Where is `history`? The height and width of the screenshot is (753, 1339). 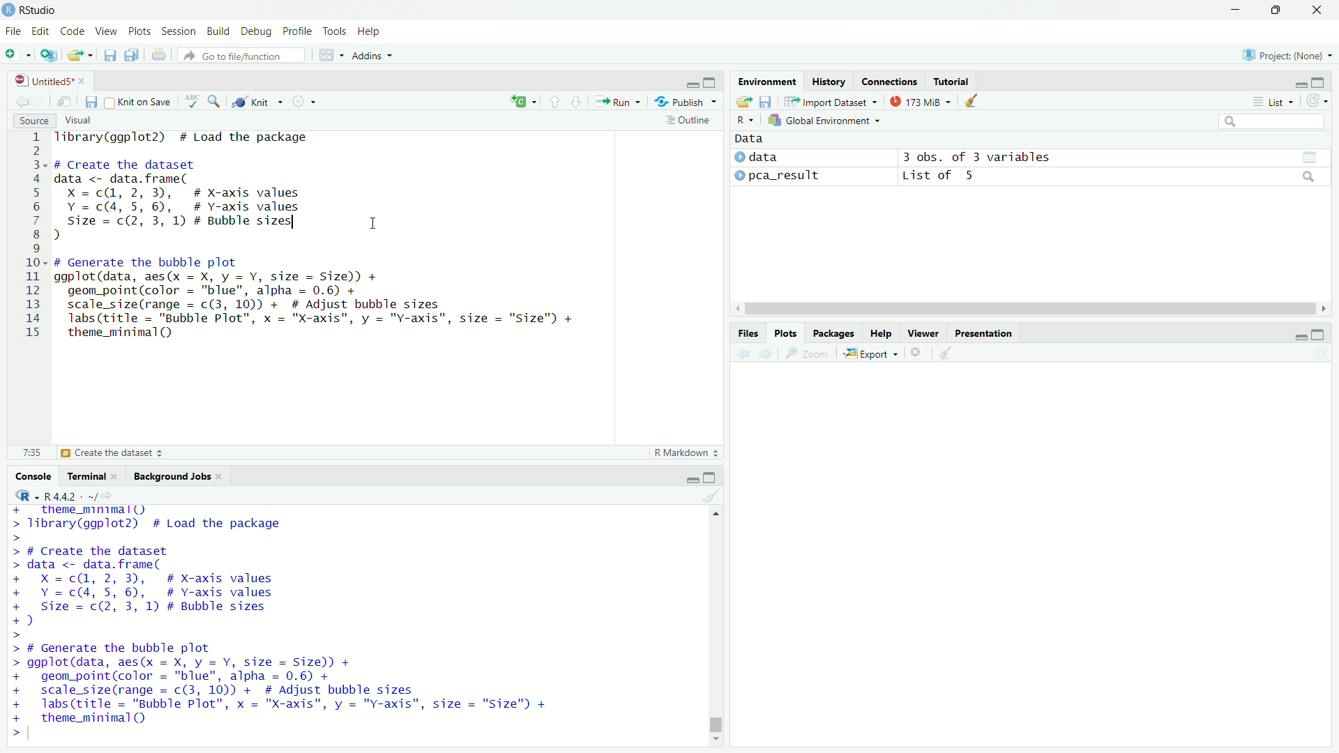 history is located at coordinates (829, 81).